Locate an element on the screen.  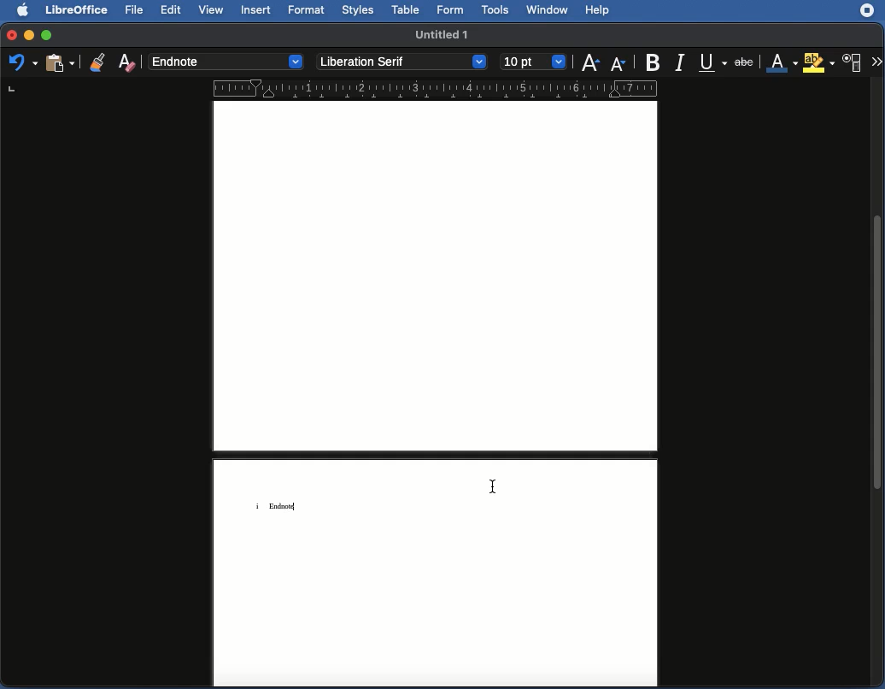
Highlighting color is located at coordinates (818, 62).